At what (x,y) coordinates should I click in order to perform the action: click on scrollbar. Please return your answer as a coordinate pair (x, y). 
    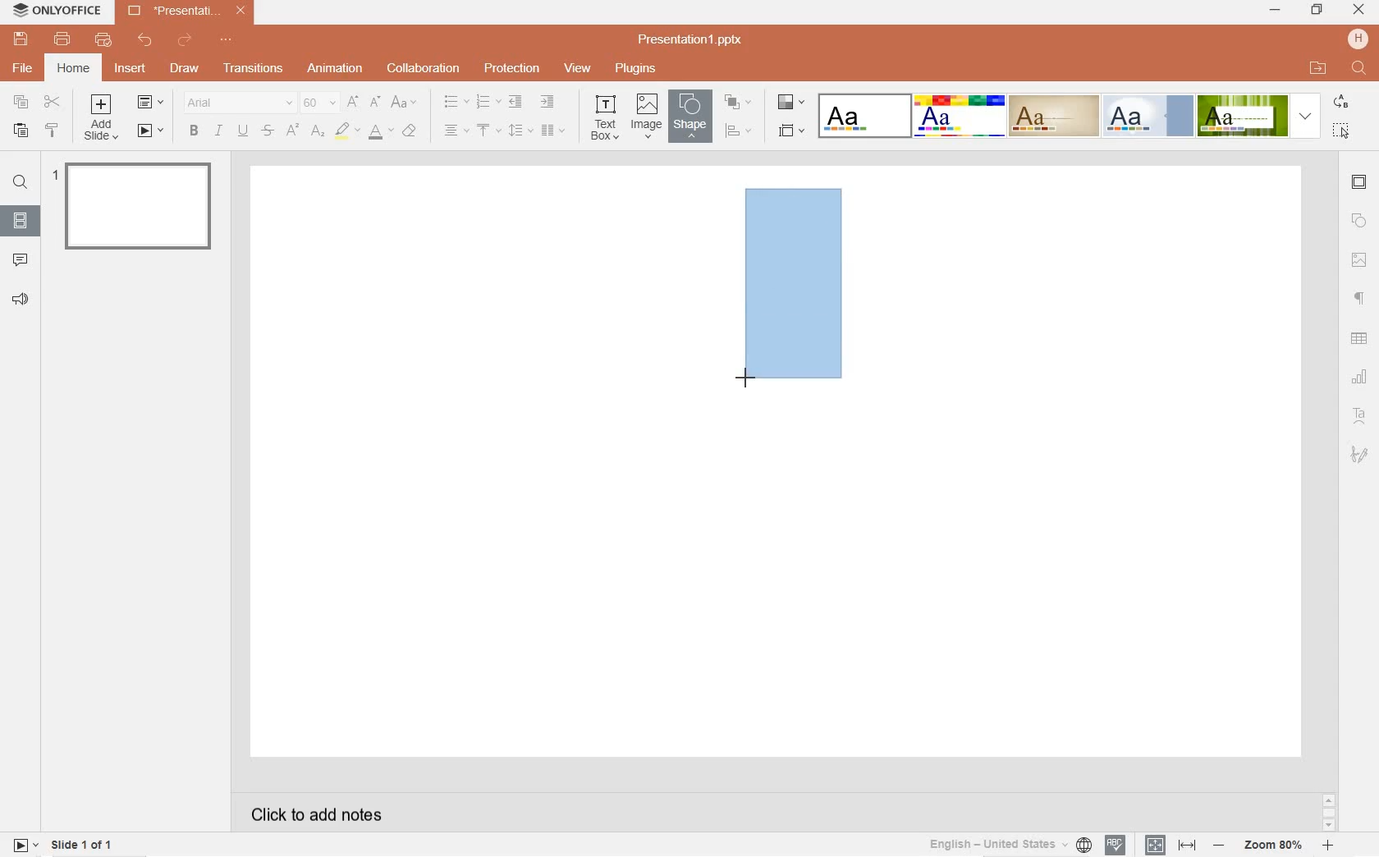
    Looking at the image, I should click on (1327, 812).